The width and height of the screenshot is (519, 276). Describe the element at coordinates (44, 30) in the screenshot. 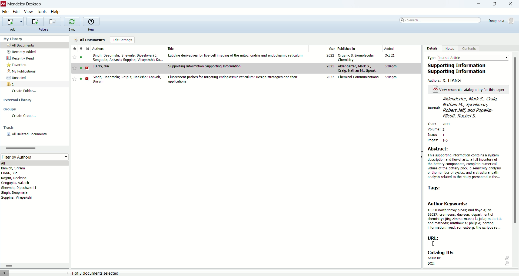

I see `folders` at that location.